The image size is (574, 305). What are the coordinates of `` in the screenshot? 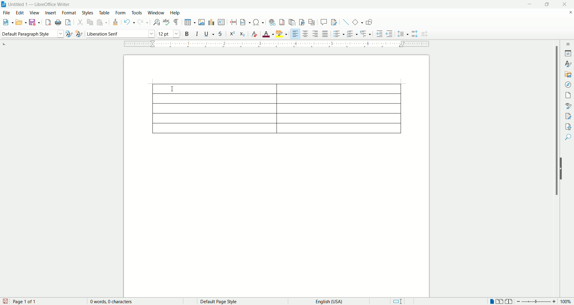 It's located at (367, 33).